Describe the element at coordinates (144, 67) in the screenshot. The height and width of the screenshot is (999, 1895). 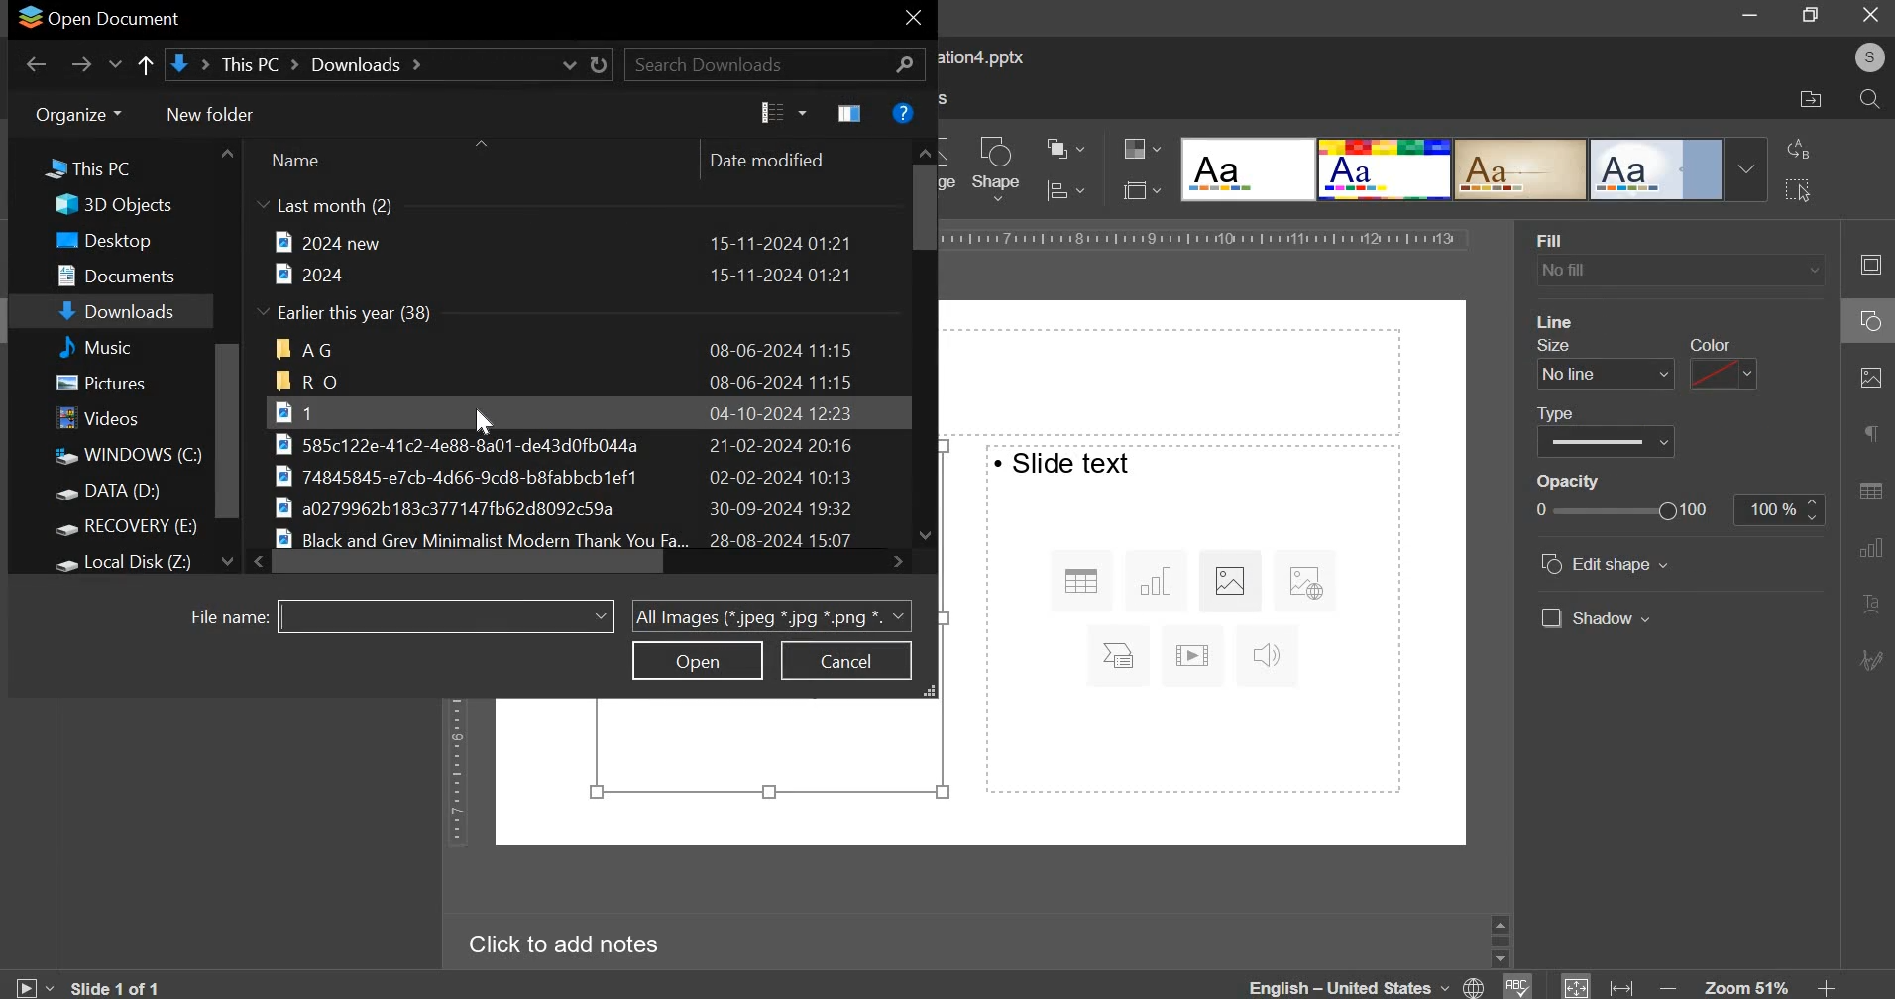
I see `up to` at that location.